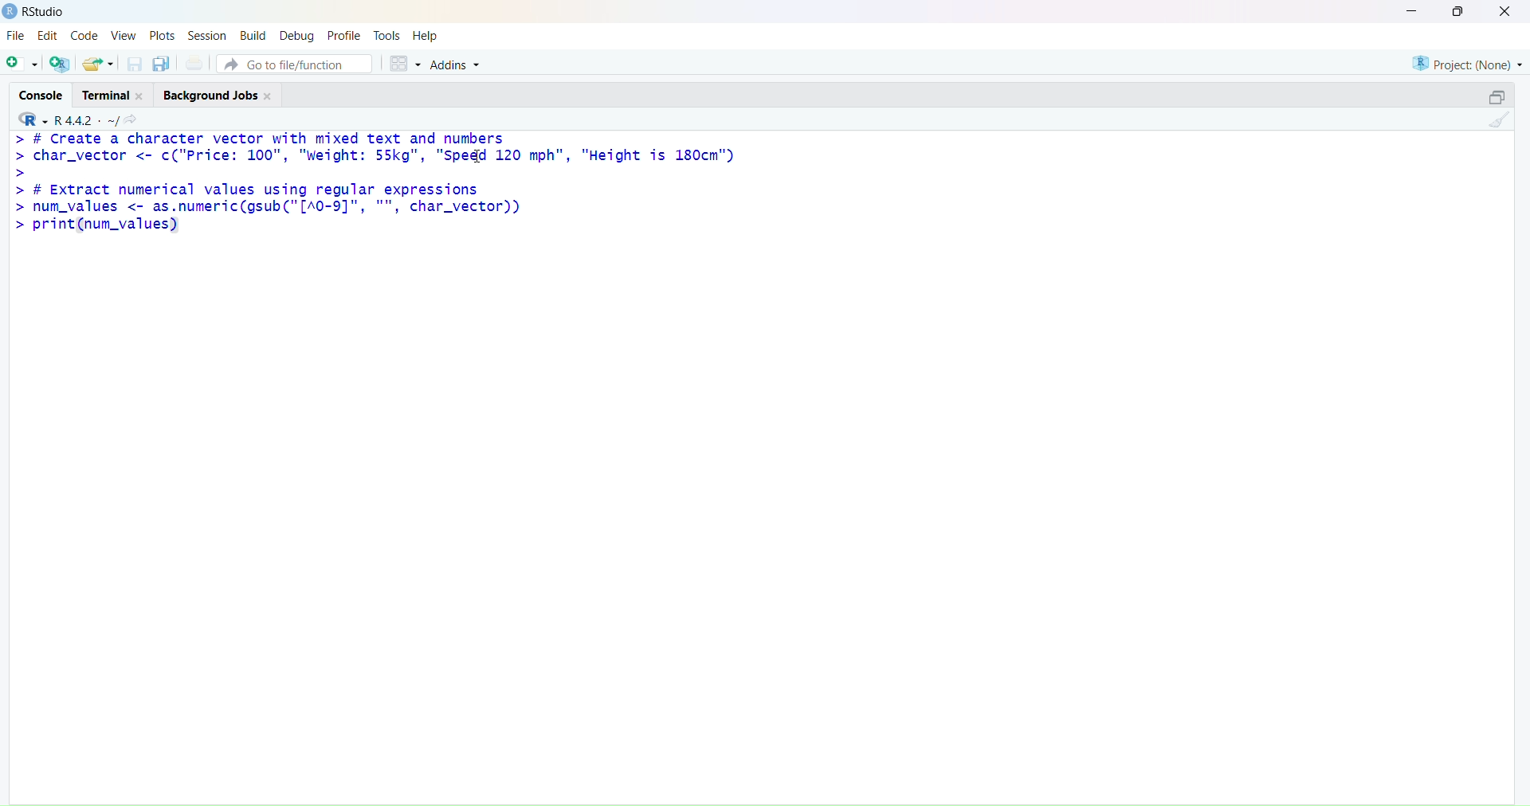 This screenshot has height=806, width=1530. Describe the element at coordinates (195, 62) in the screenshot. I see `print` at that location.